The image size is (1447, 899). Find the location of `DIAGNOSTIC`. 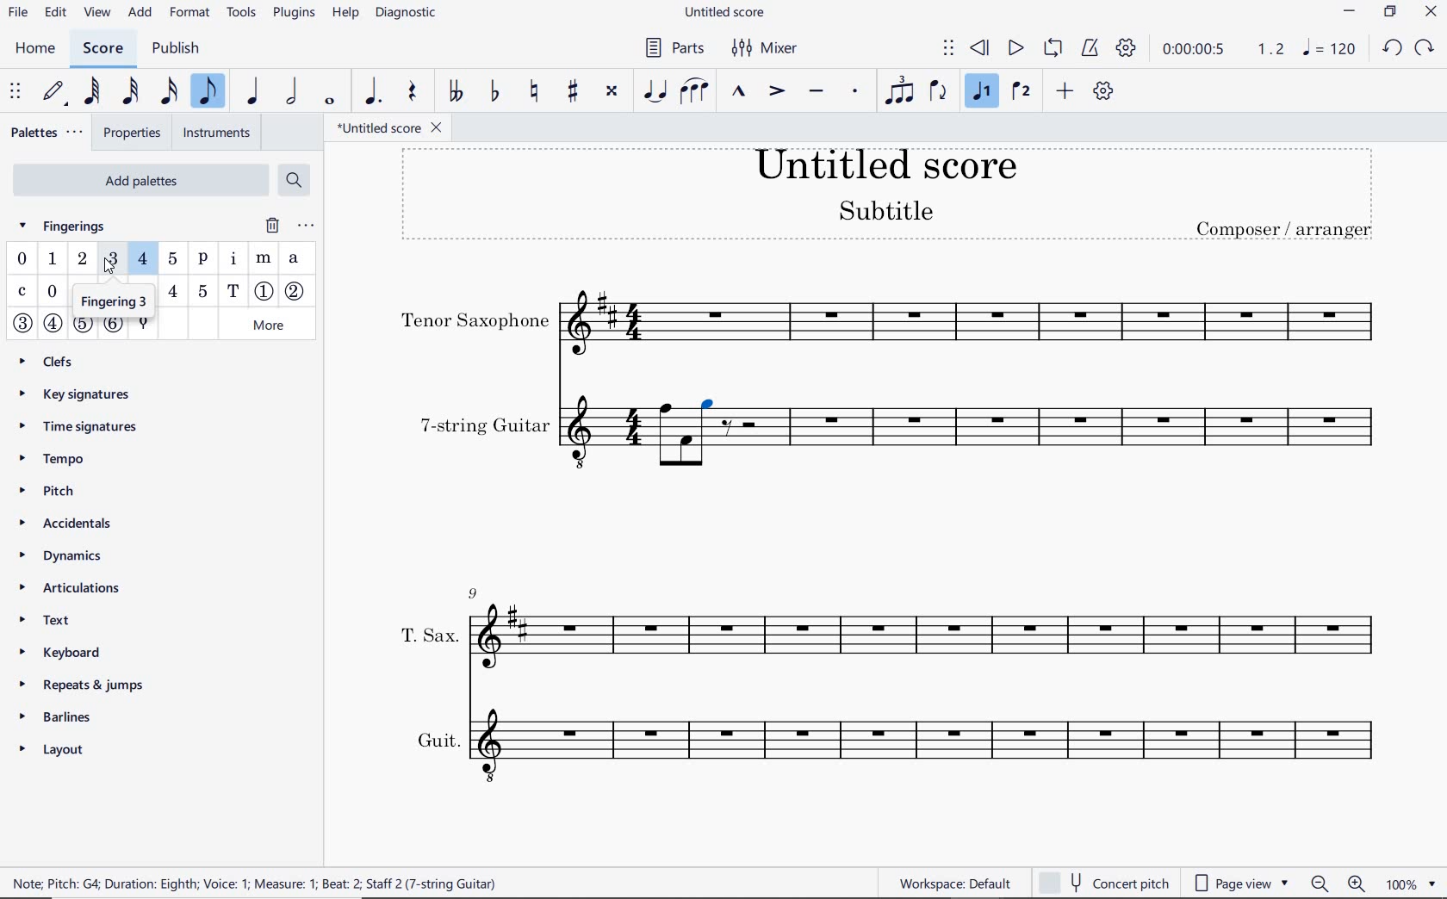

DIAGNOSTIC is located at coordinates (407, 15).